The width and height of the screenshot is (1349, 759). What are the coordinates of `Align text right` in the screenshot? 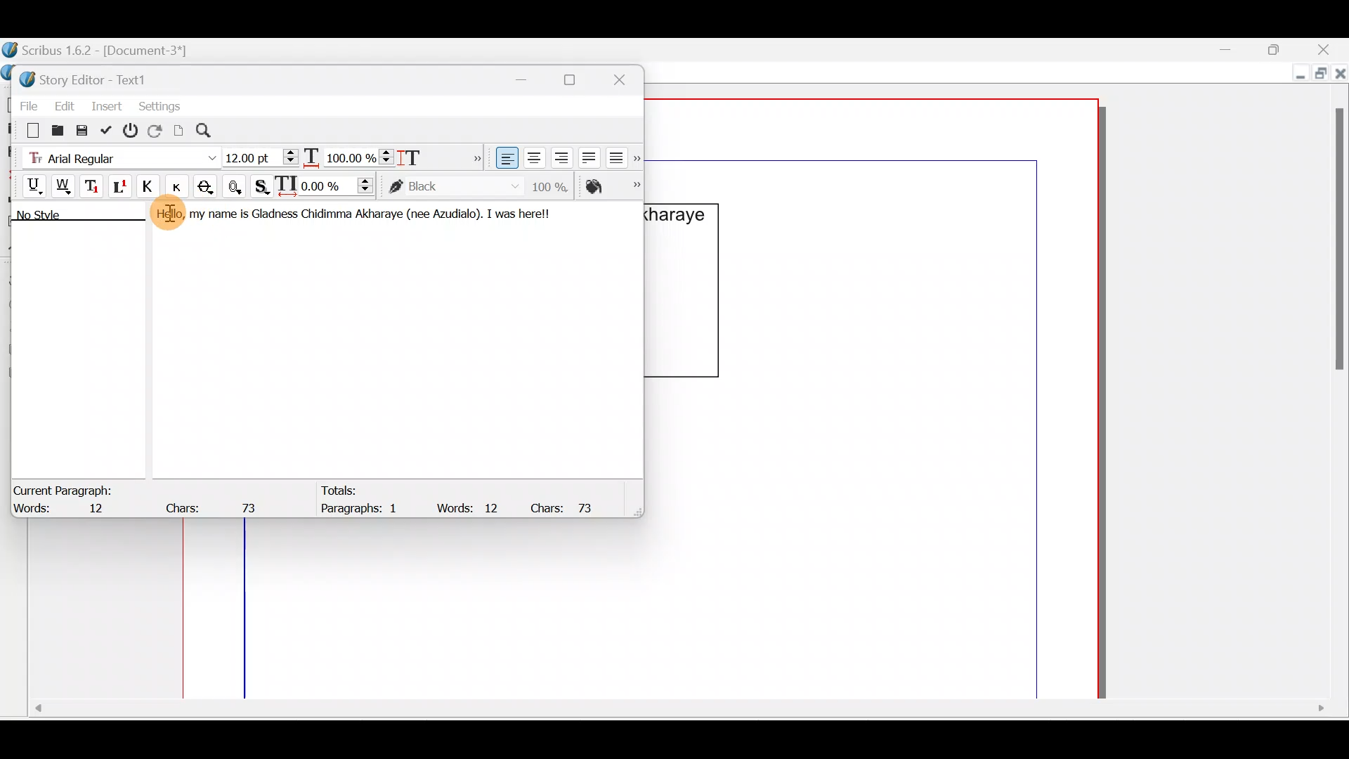 It's located at (559, 158).